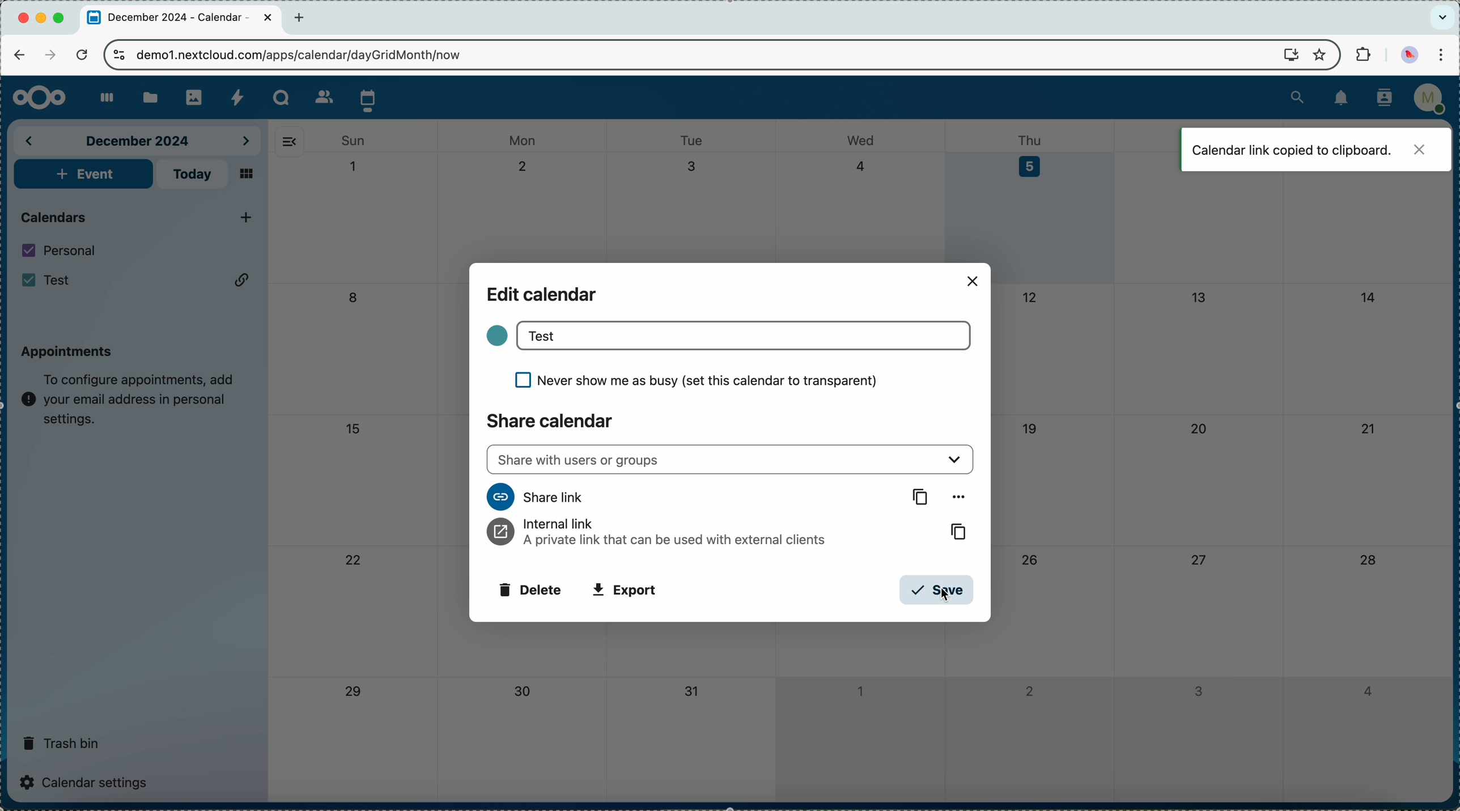 Image resolution: width=1460 pixels, height=811 pixels. Describe the element at coordinates (368, 99) in the screenshot. I see `click on calendar` at that location.